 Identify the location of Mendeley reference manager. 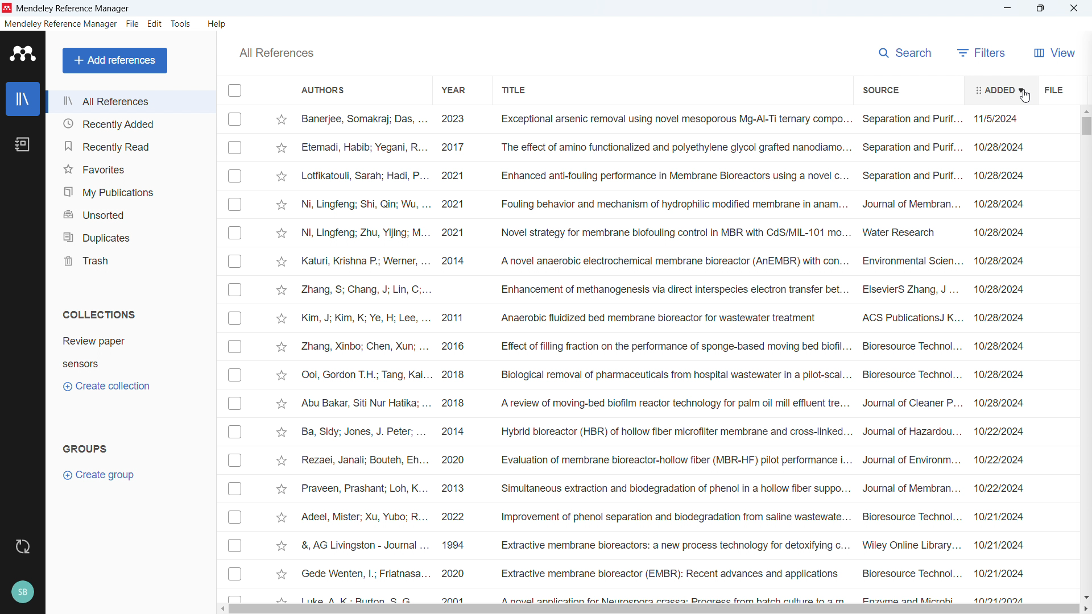
(60, 24).